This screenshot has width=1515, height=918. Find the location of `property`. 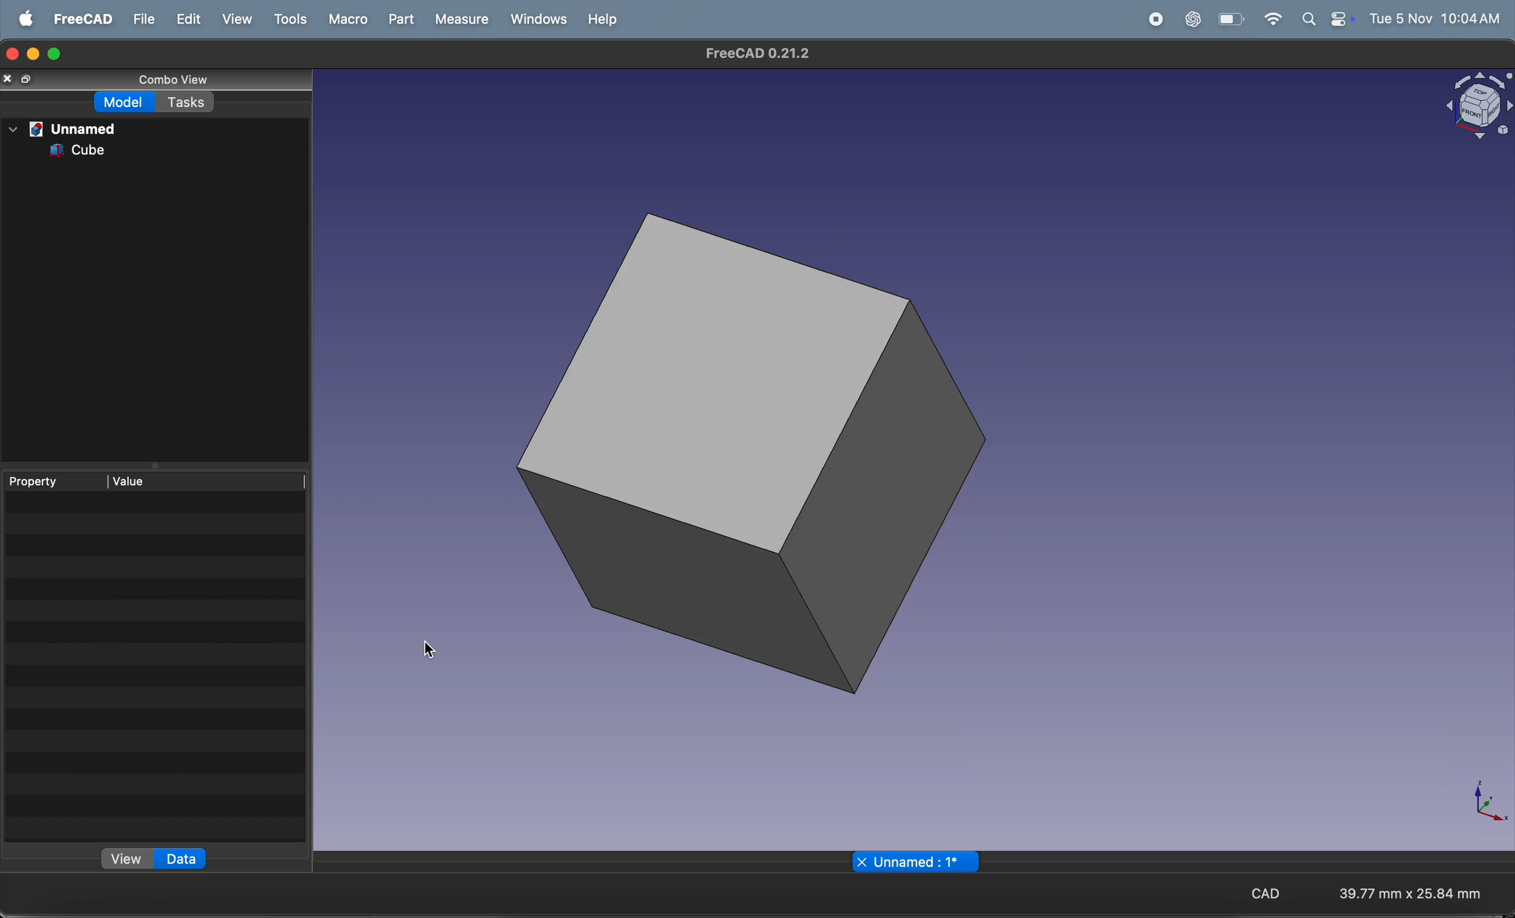

property is located at coordinates (42, 483).